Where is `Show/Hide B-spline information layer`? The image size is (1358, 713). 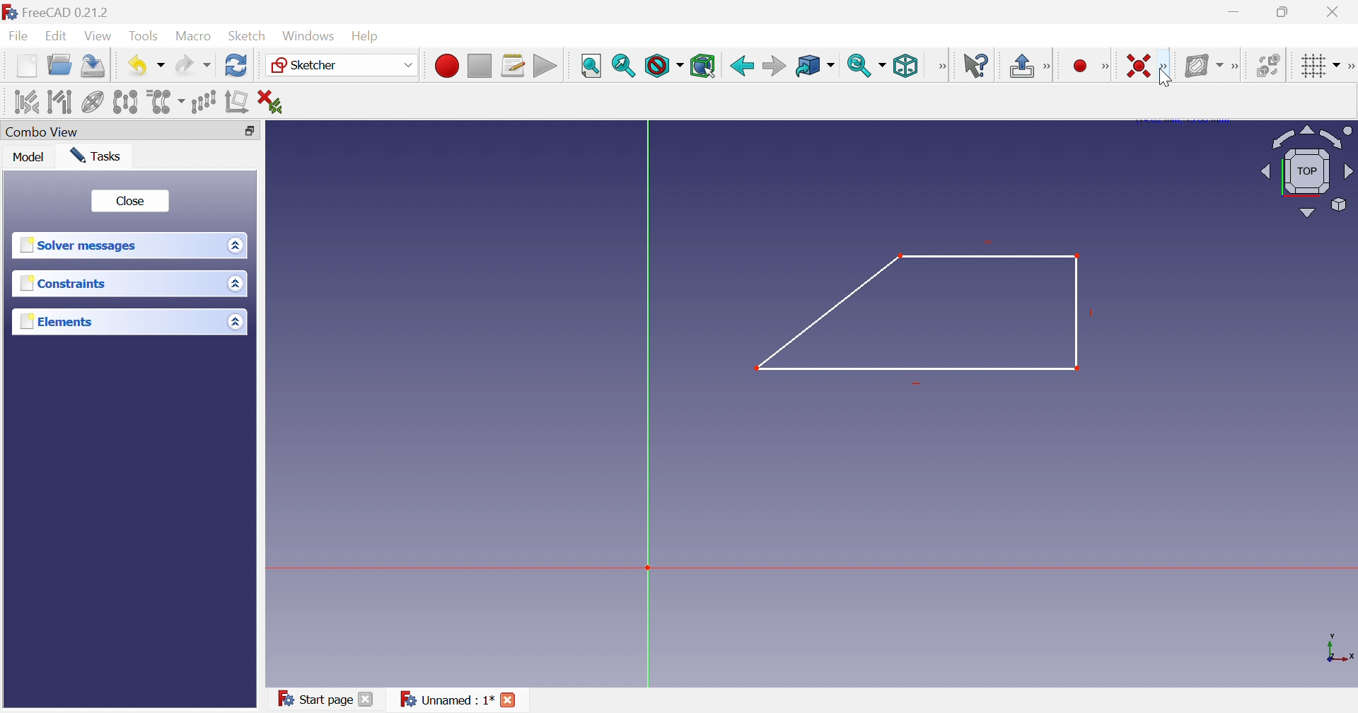
Show/Hide B-spline information layer is located at coordinates (1200, 65).